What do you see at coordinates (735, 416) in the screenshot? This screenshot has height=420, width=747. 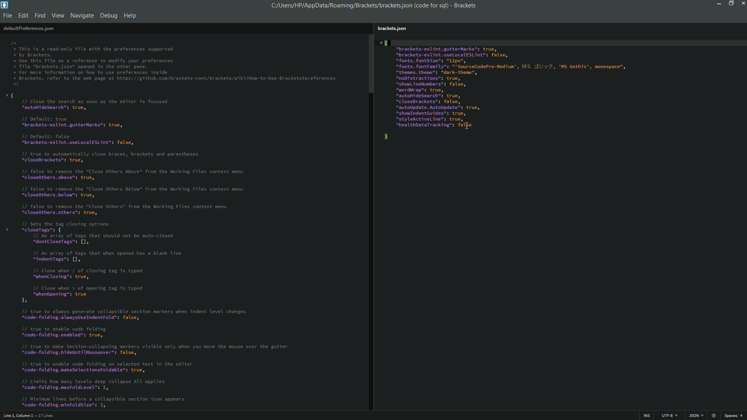 I see `Space` at bounding box center [735, 416].